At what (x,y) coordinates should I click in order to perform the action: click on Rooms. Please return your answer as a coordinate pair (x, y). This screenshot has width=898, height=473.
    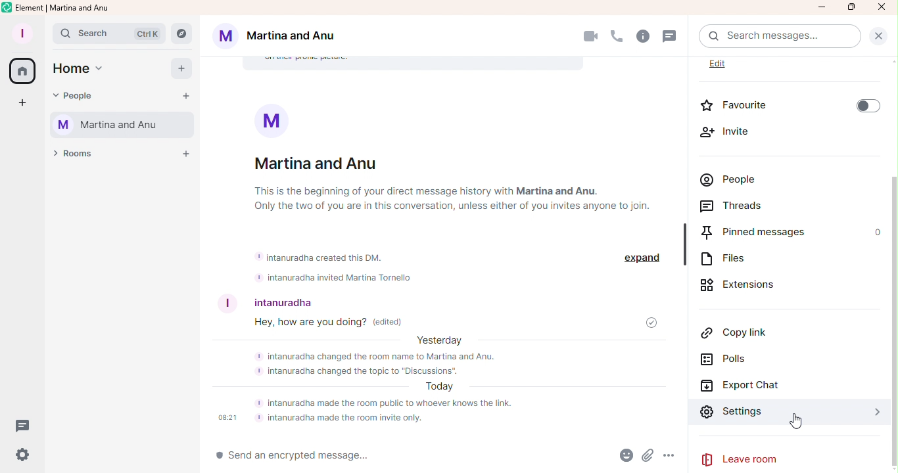
    Looking at the image, I should click on (78, 156).